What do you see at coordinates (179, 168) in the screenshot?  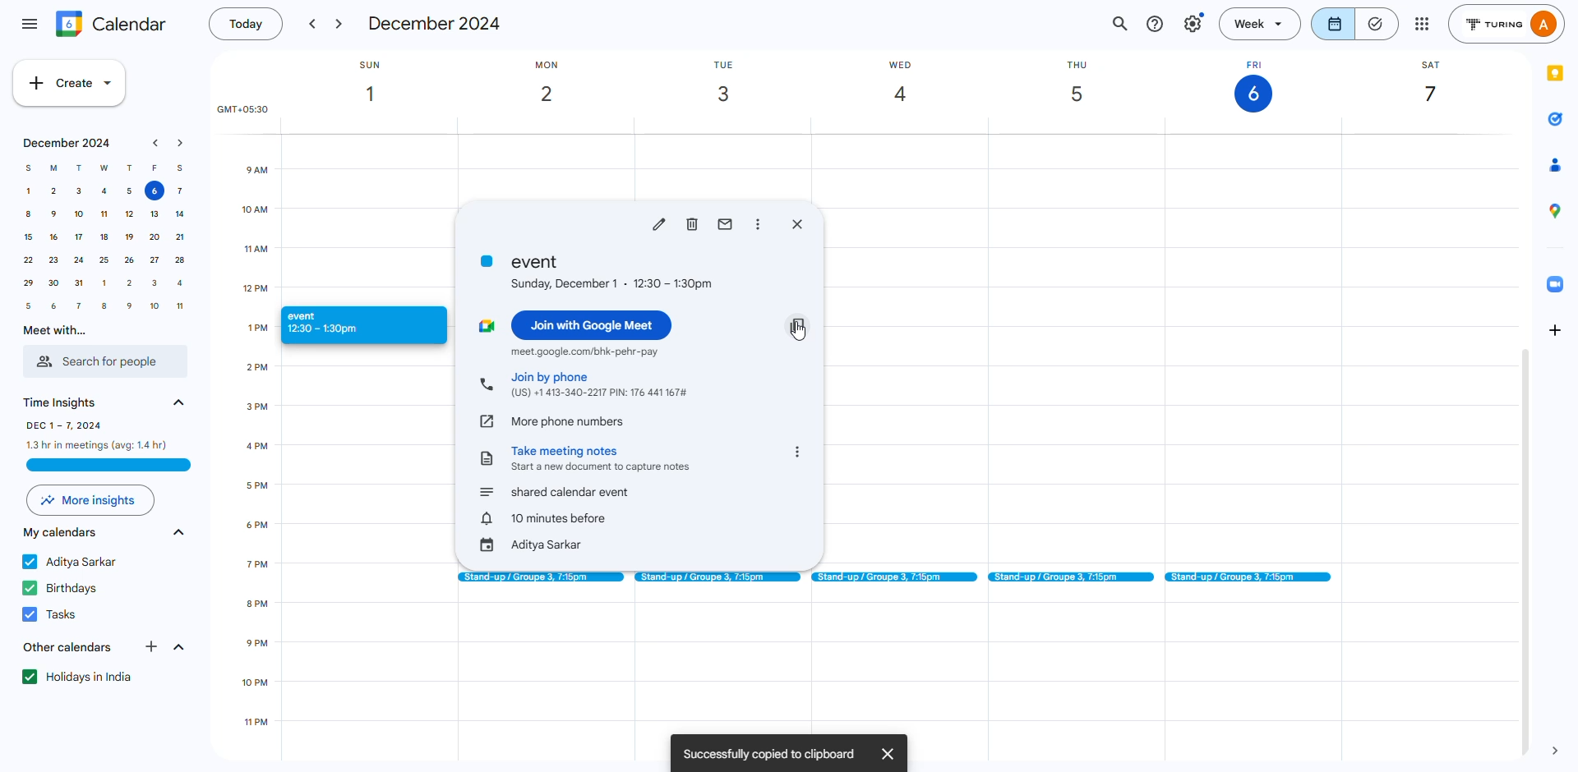 I see `s` at bounding box center [179, 168].